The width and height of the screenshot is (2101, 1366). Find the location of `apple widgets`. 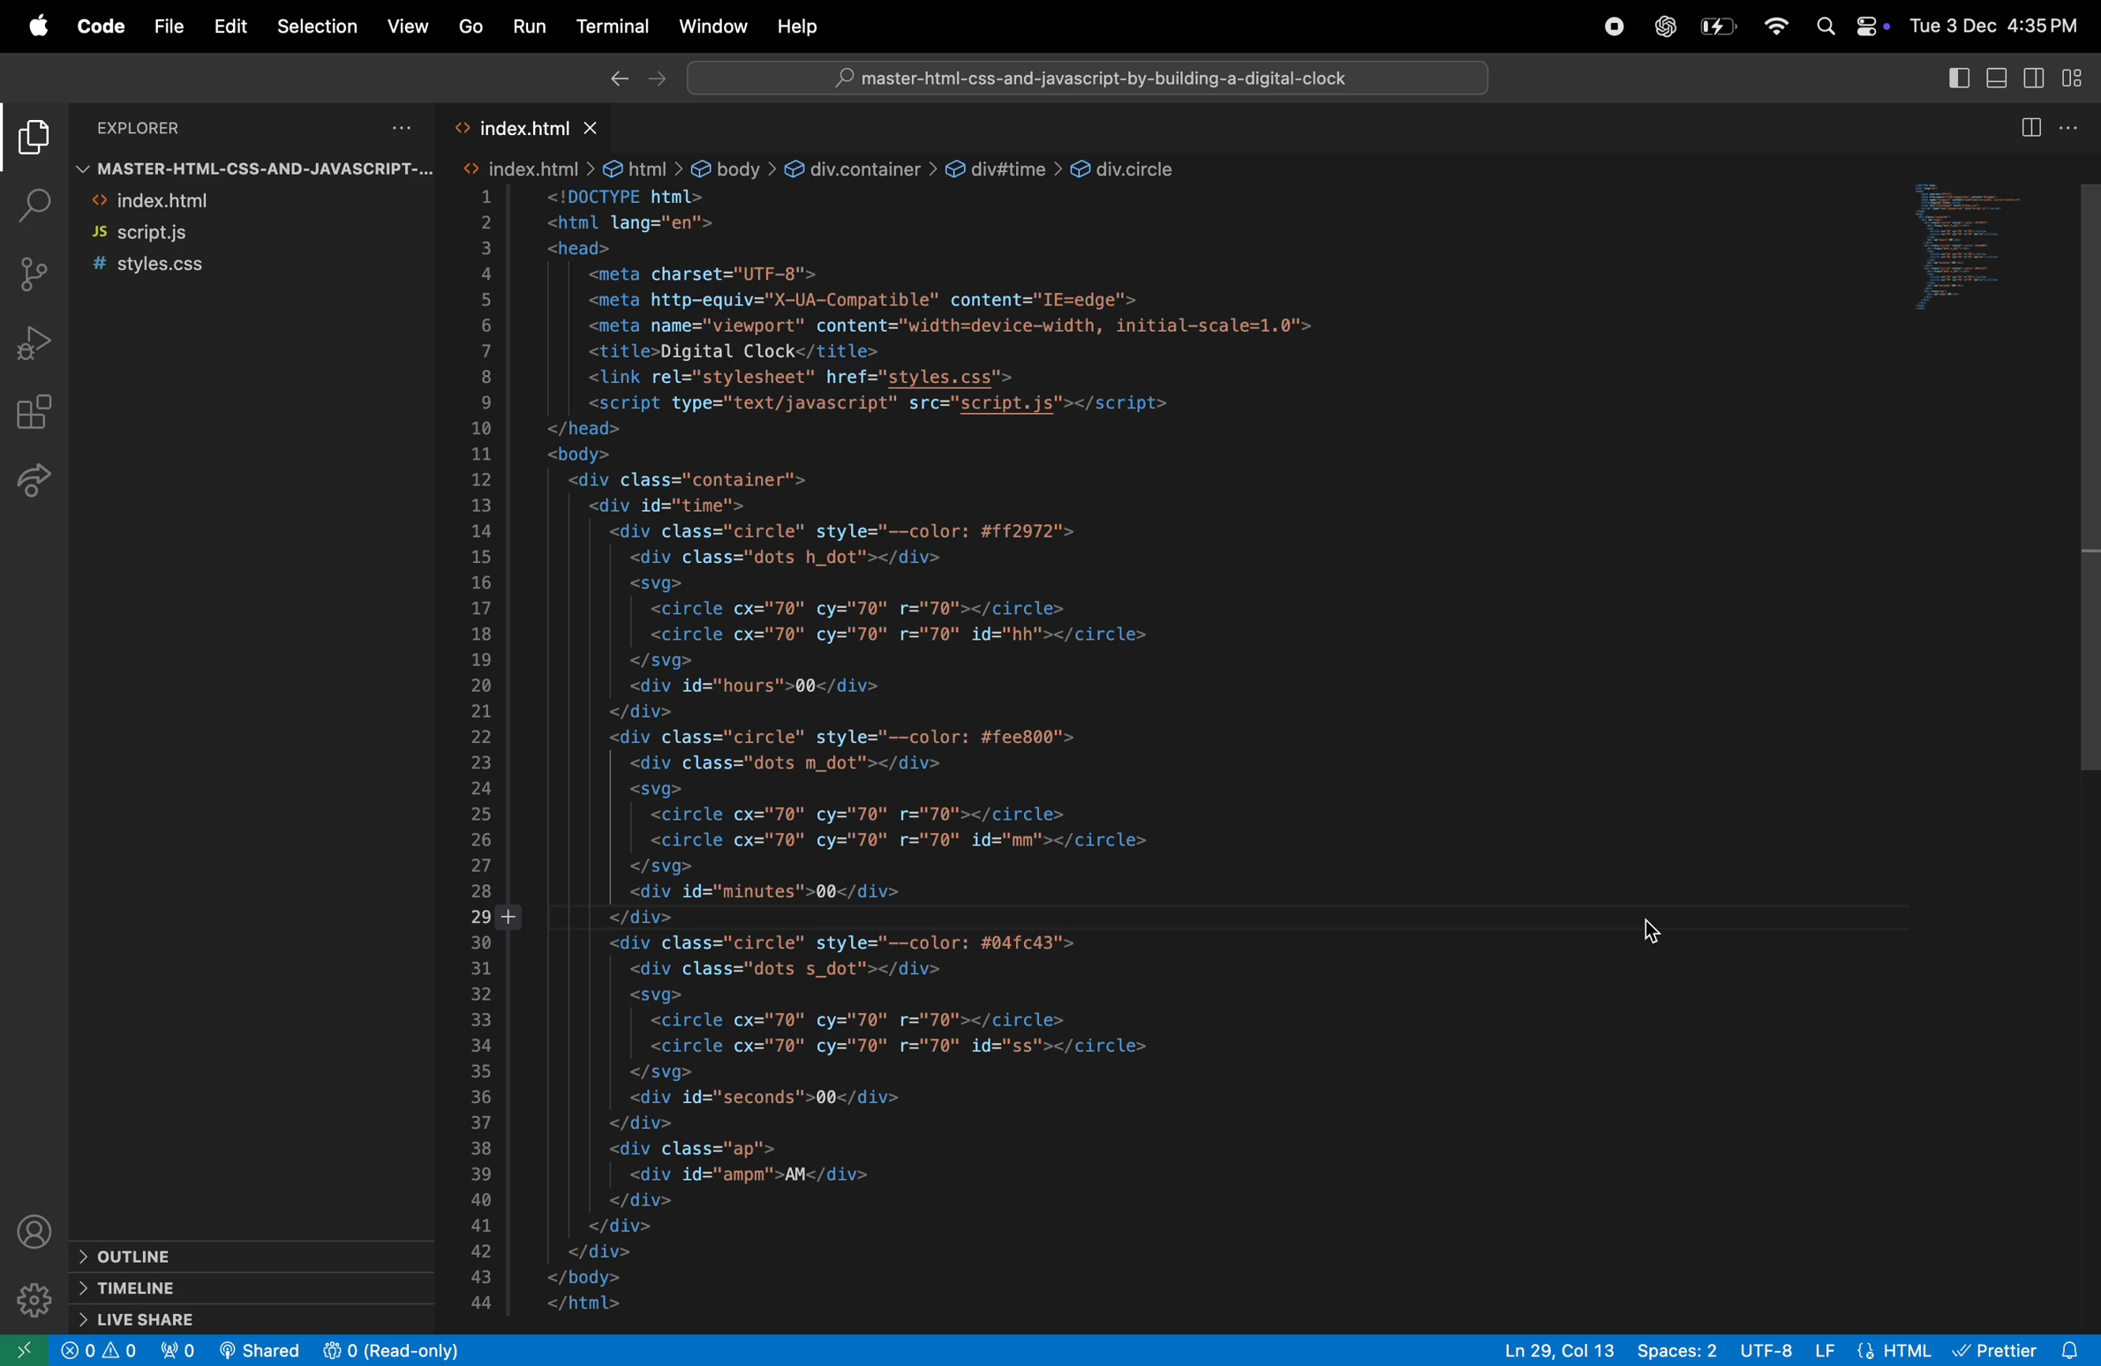

apple widgets is located at coordinates (1853, 28).